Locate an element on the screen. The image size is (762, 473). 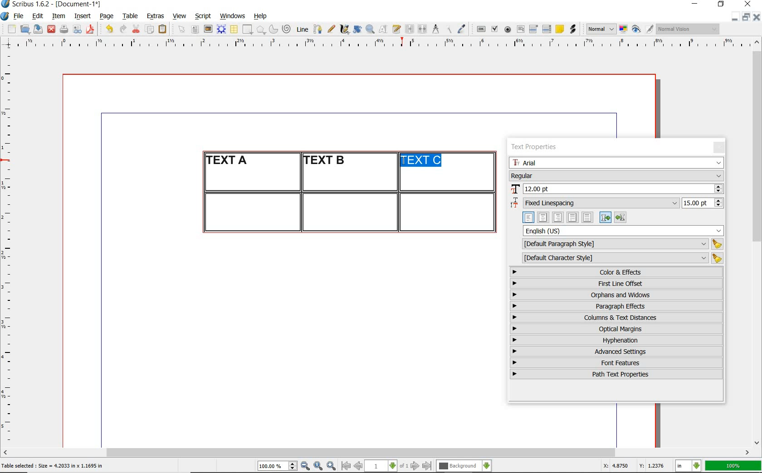
go to next page is located at coordinates (415, 466).